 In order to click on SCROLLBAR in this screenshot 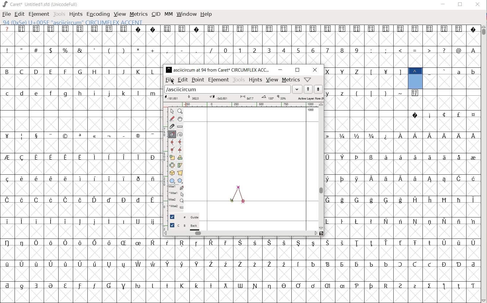, I will do `click(484, 163)`.